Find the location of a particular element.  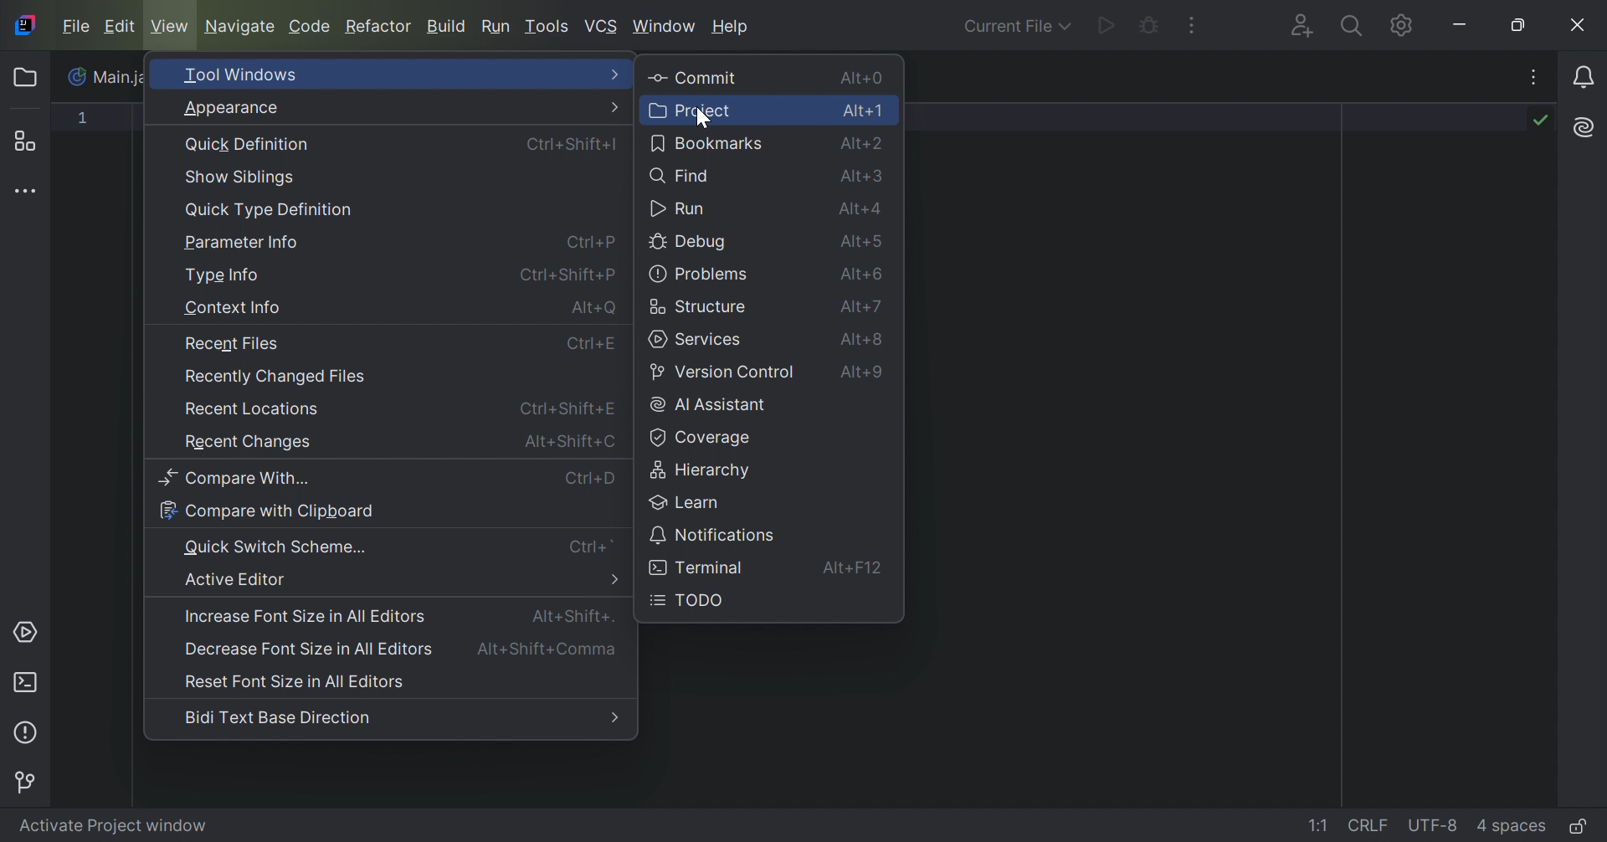

Parameter Info is located at coordinates (245, 244).